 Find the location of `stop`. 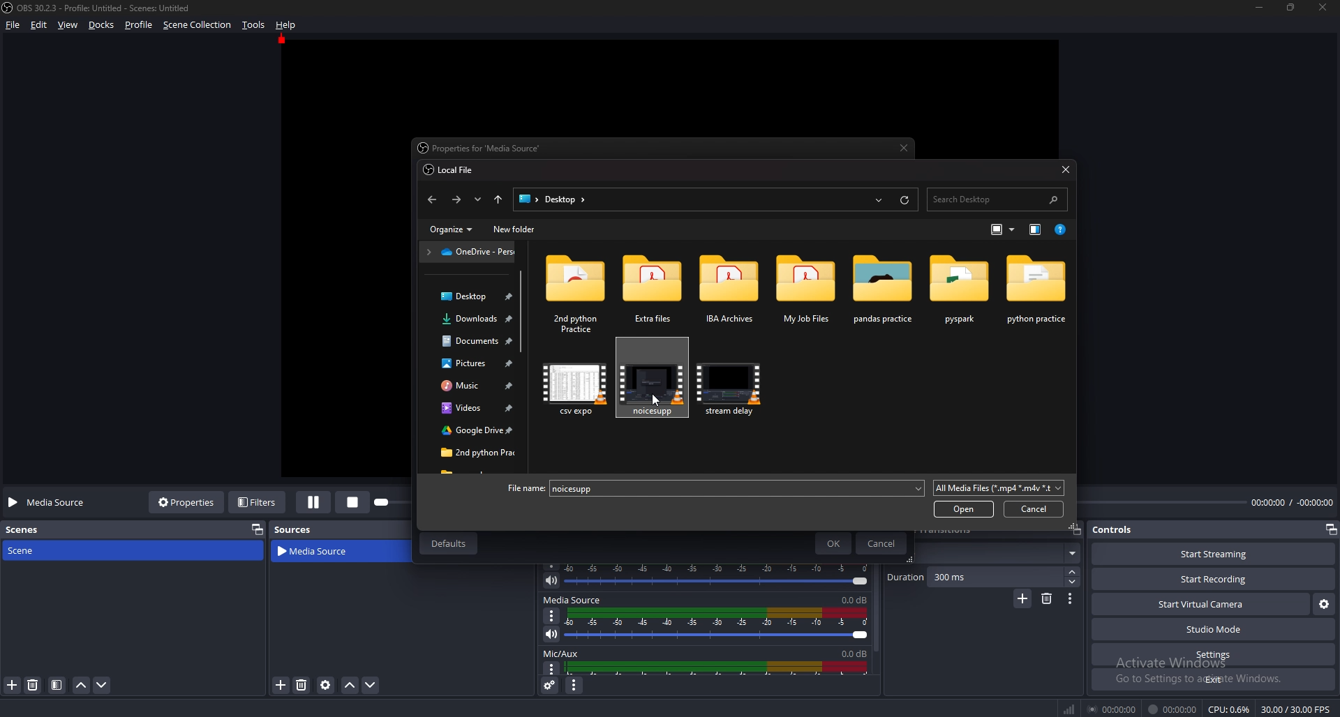

stop is located at coordinates (356, 501).